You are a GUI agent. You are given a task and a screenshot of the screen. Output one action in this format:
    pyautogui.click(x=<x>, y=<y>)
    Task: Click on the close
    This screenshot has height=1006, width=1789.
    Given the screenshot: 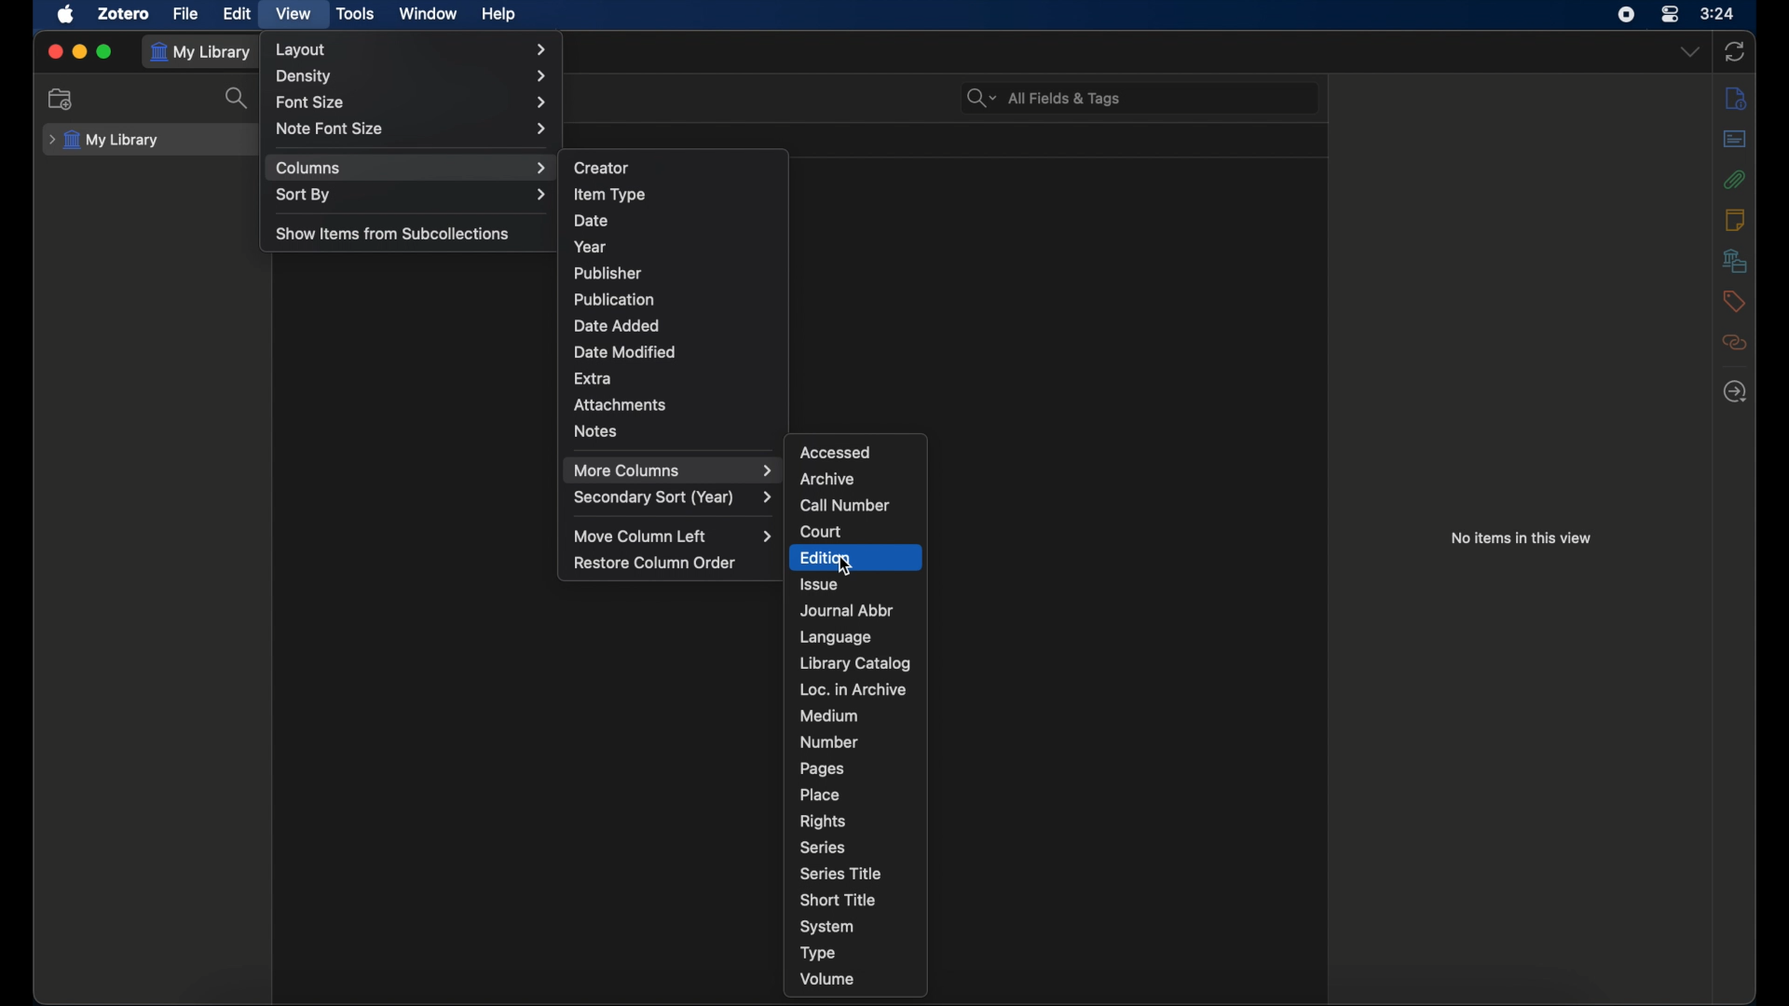 What is the action you would take?
    pyautogui.click(x=56, y=52)
    